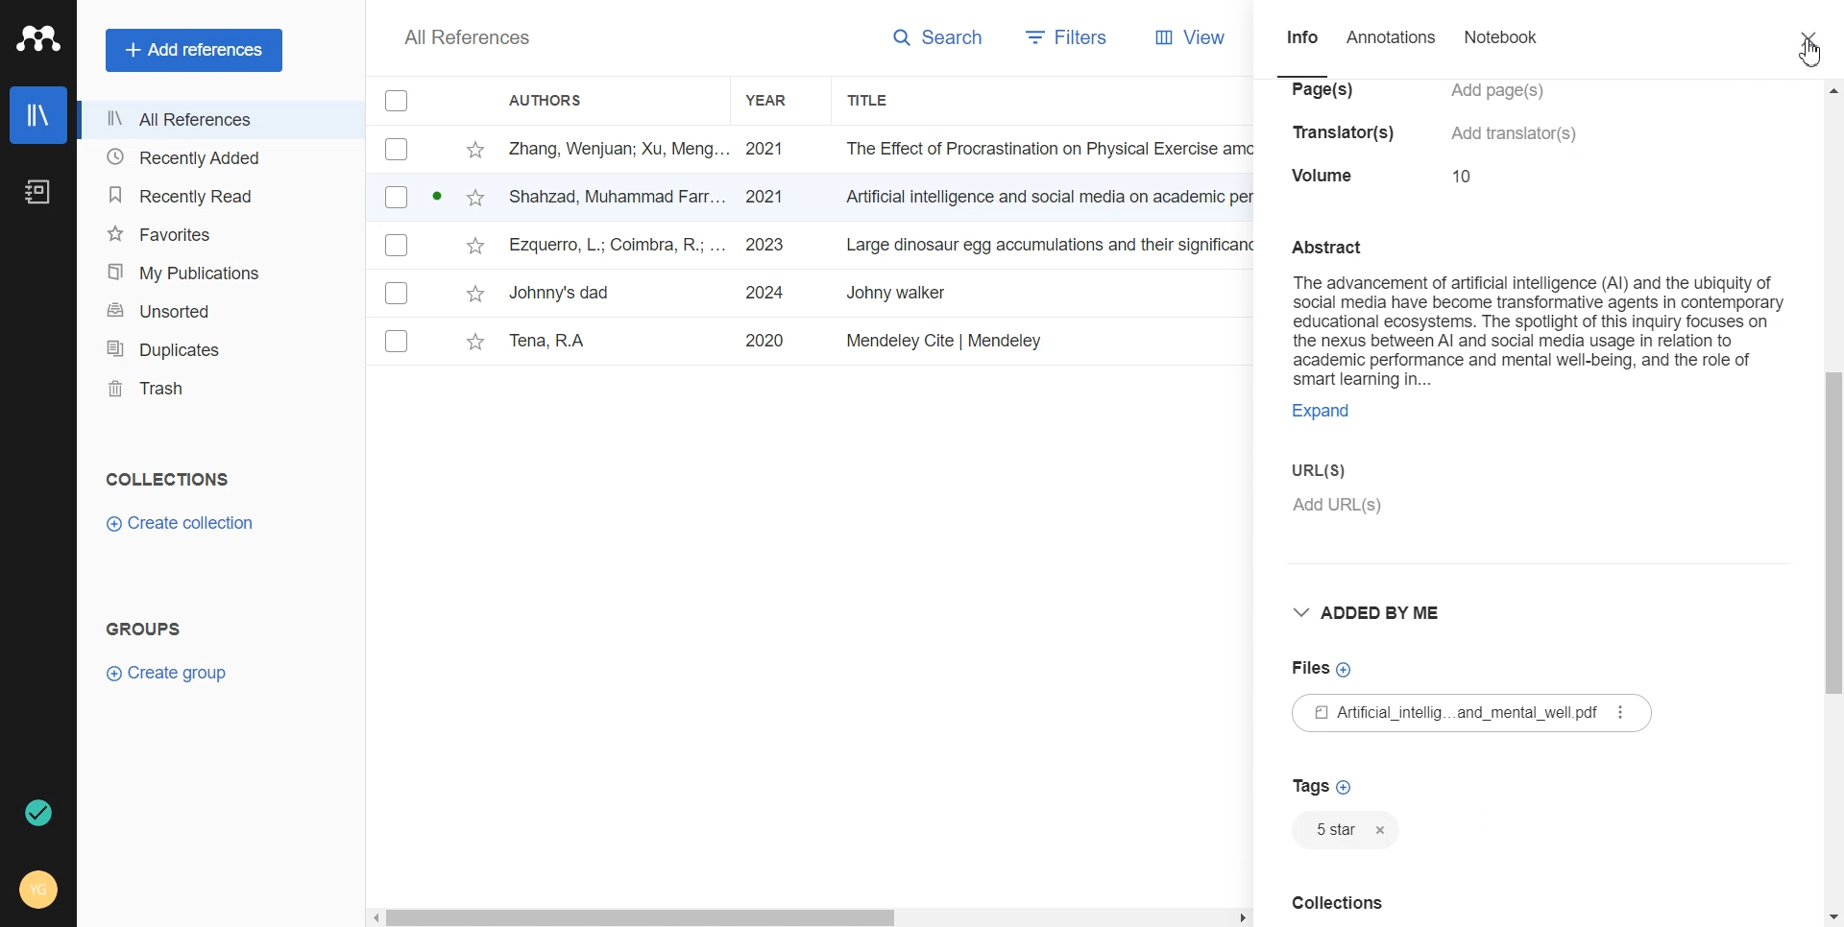 This screenshot has height=927, width=1844. I want to click on Tags, so click(1325, 784).